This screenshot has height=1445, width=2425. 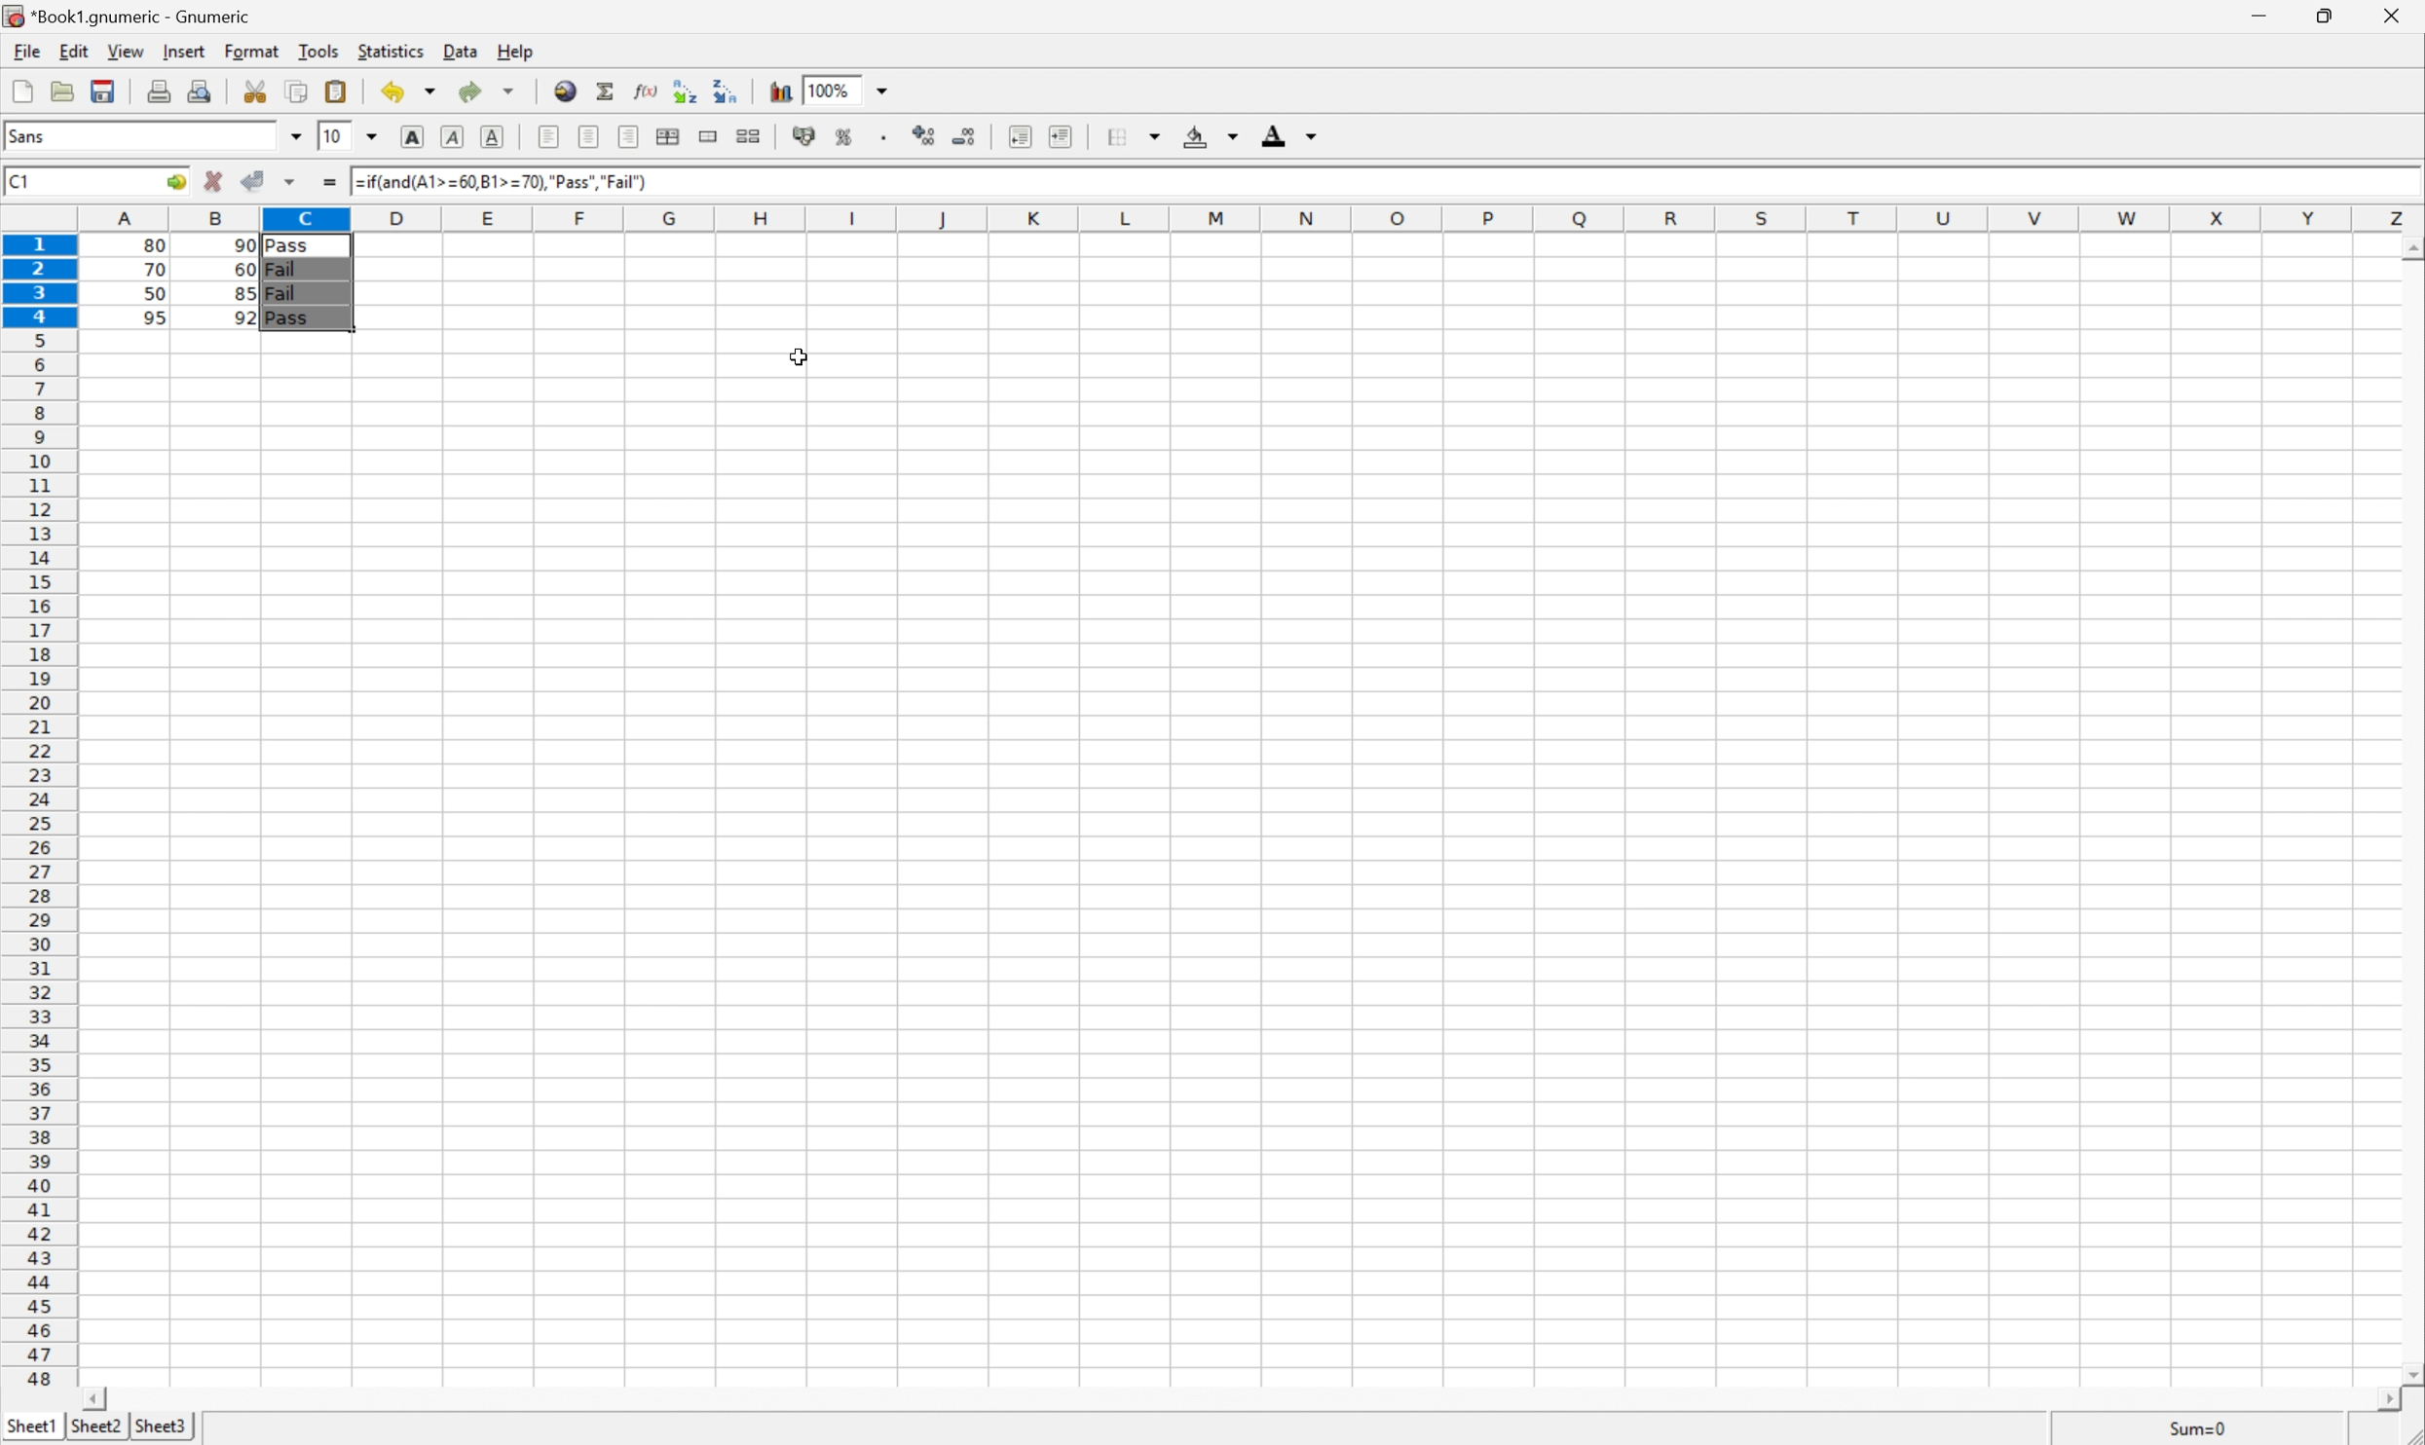 What do you see at coordinates (888, 132) in the screenshot?
I see `Set the format of the selected cells to include a thousands separator` at bounding box center [888, 132].